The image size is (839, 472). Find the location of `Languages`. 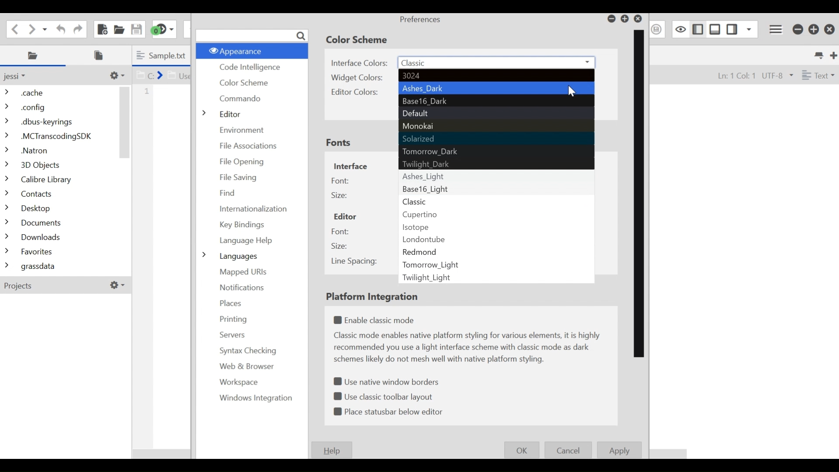

Languages is located at coordinates (230, 256).